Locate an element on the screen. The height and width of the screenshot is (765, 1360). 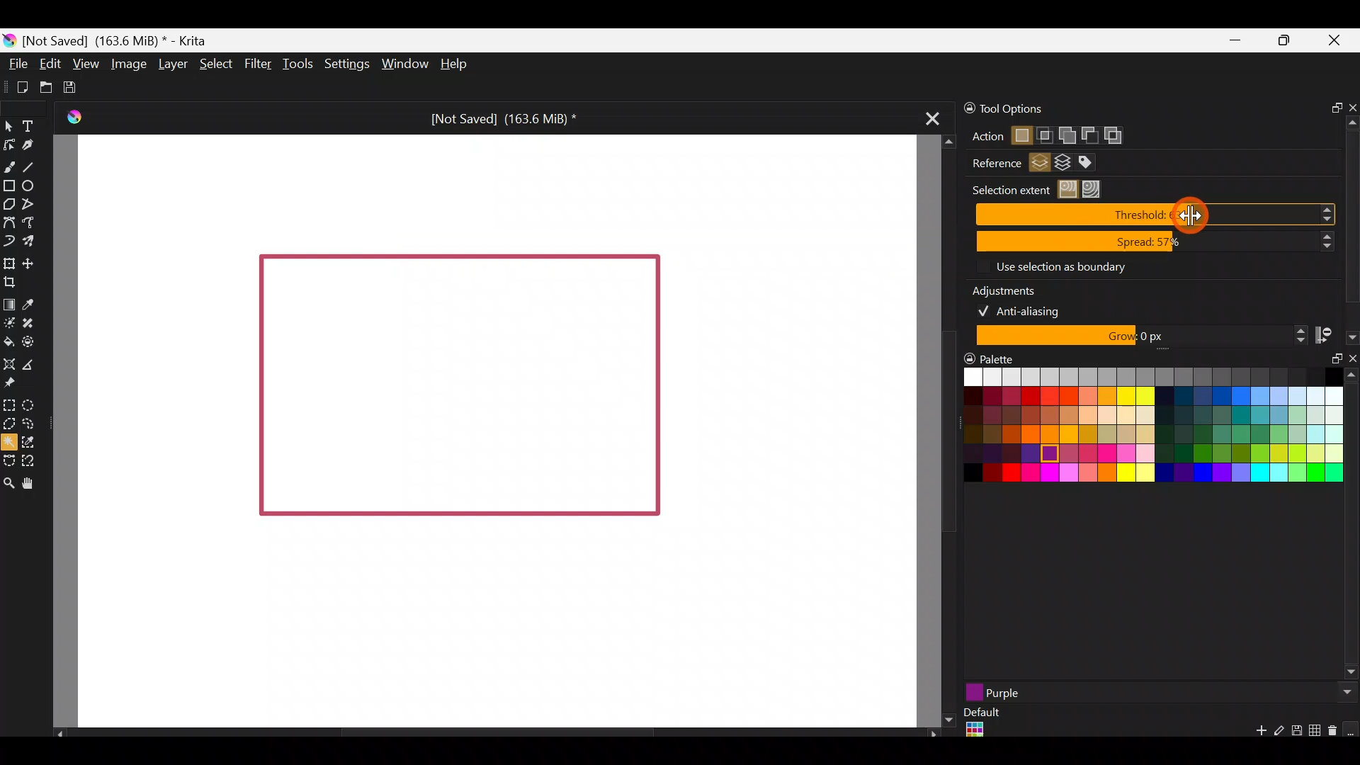
Select regions from the merging of layers is located at coordinates (1063, 165).